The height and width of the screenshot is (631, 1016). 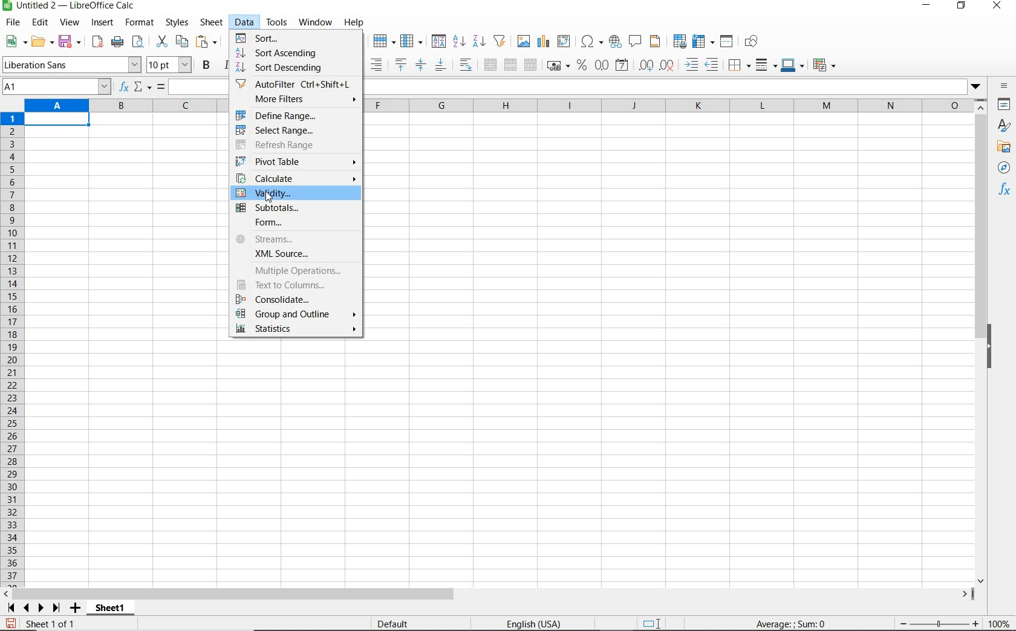 I want to click on help, so click(x=354, y=22).